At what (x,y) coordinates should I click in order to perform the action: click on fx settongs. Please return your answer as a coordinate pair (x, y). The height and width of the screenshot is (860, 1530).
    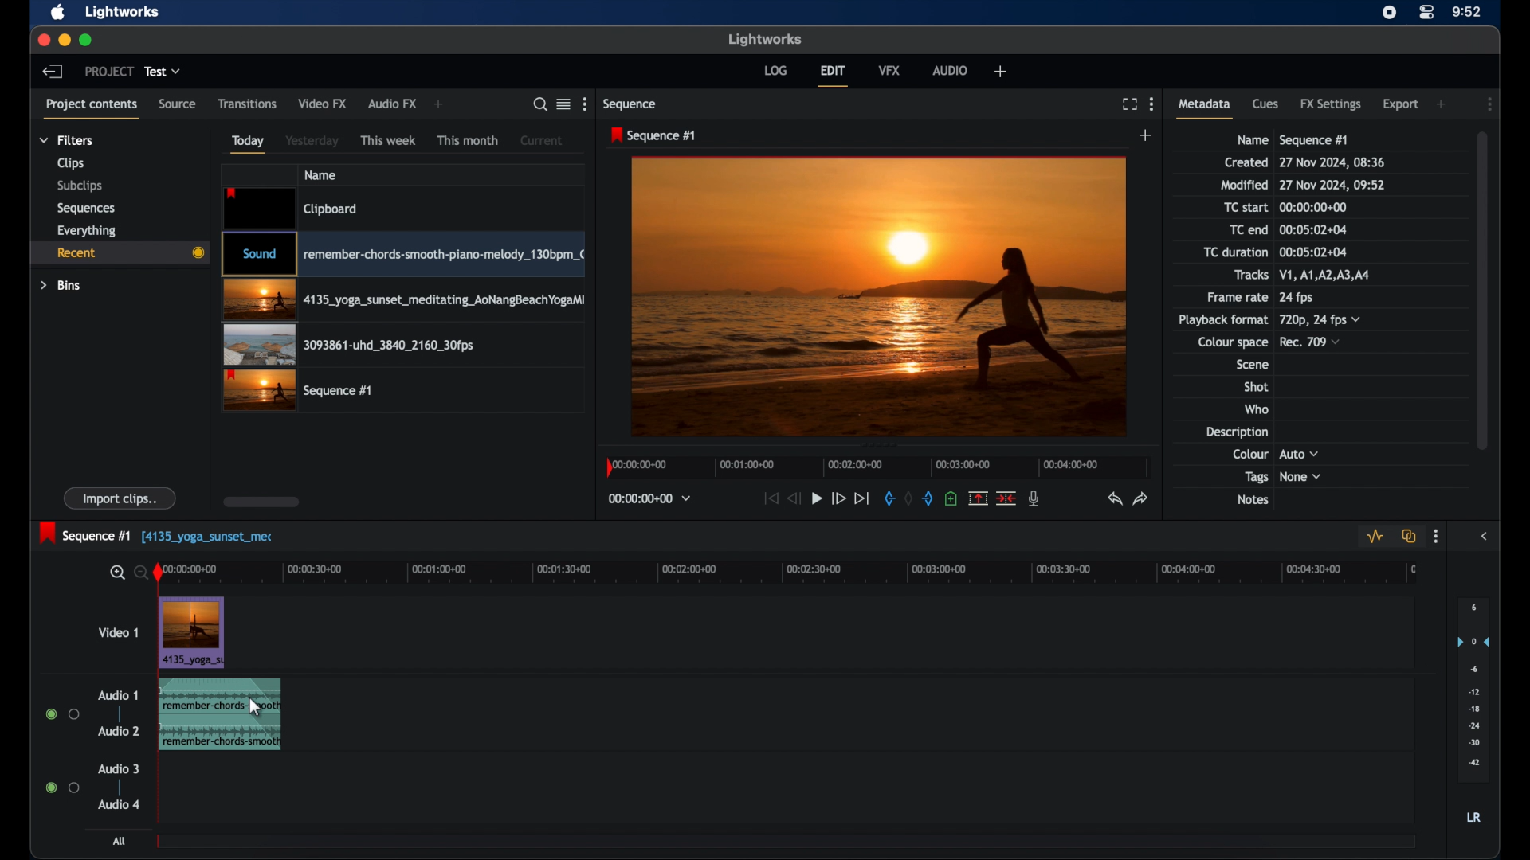
    Looking at the image, I should click on (1332, 104).